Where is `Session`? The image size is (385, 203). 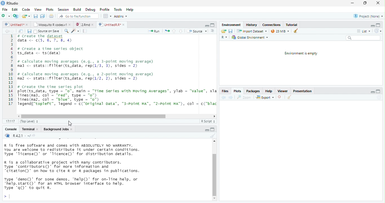
Session is located at coordinates (63, 9).